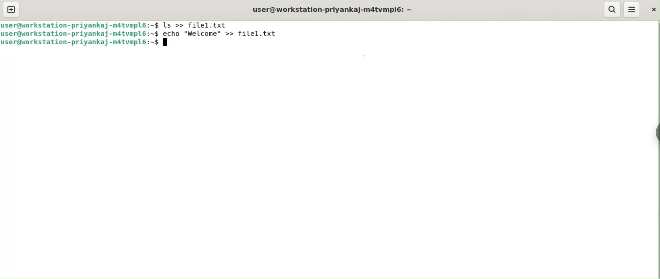  What do you see at coordinates (80, 44) in the screenshot?
I see `user@workstation-priyankaj-m4tvmpl6: ~$` at bounding box center [80, 44].